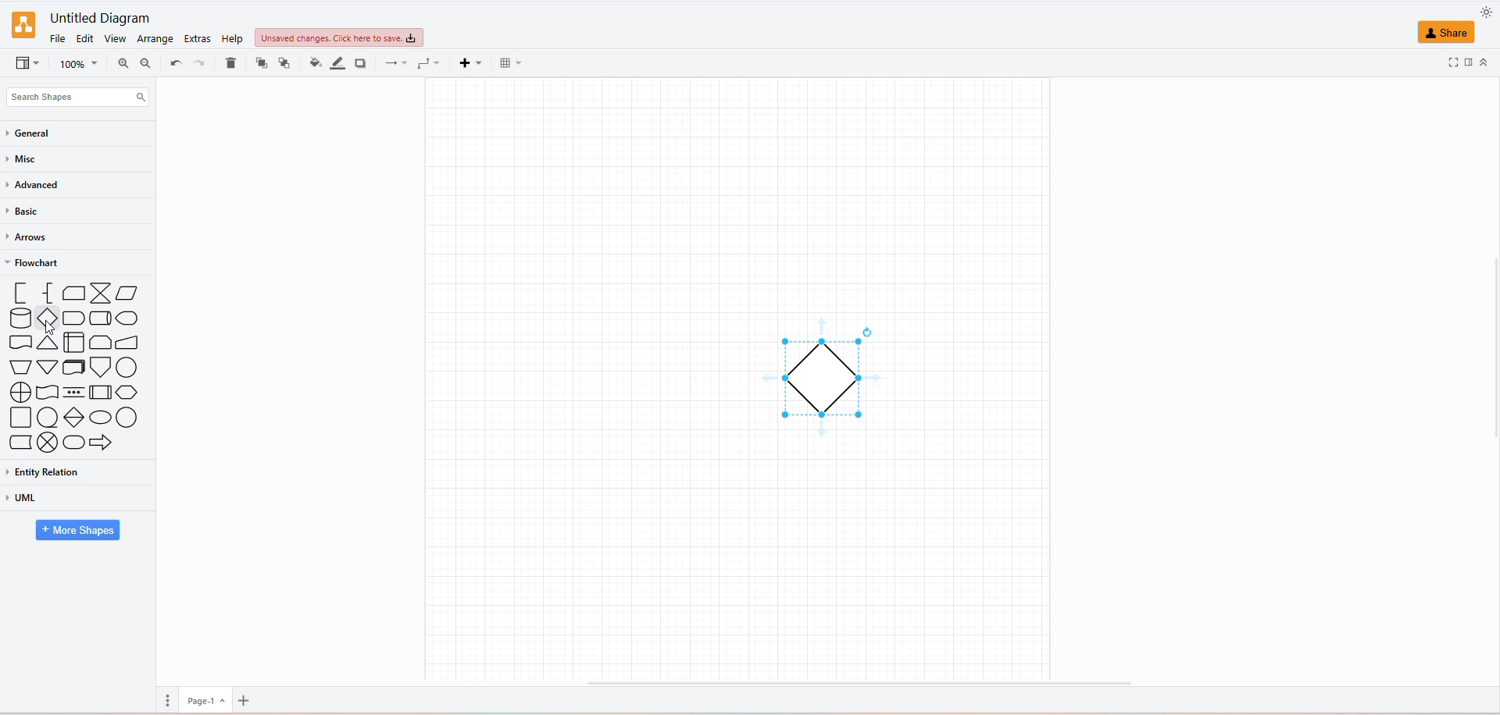  I want to click on APPEARANCE, so click(1485, 10).